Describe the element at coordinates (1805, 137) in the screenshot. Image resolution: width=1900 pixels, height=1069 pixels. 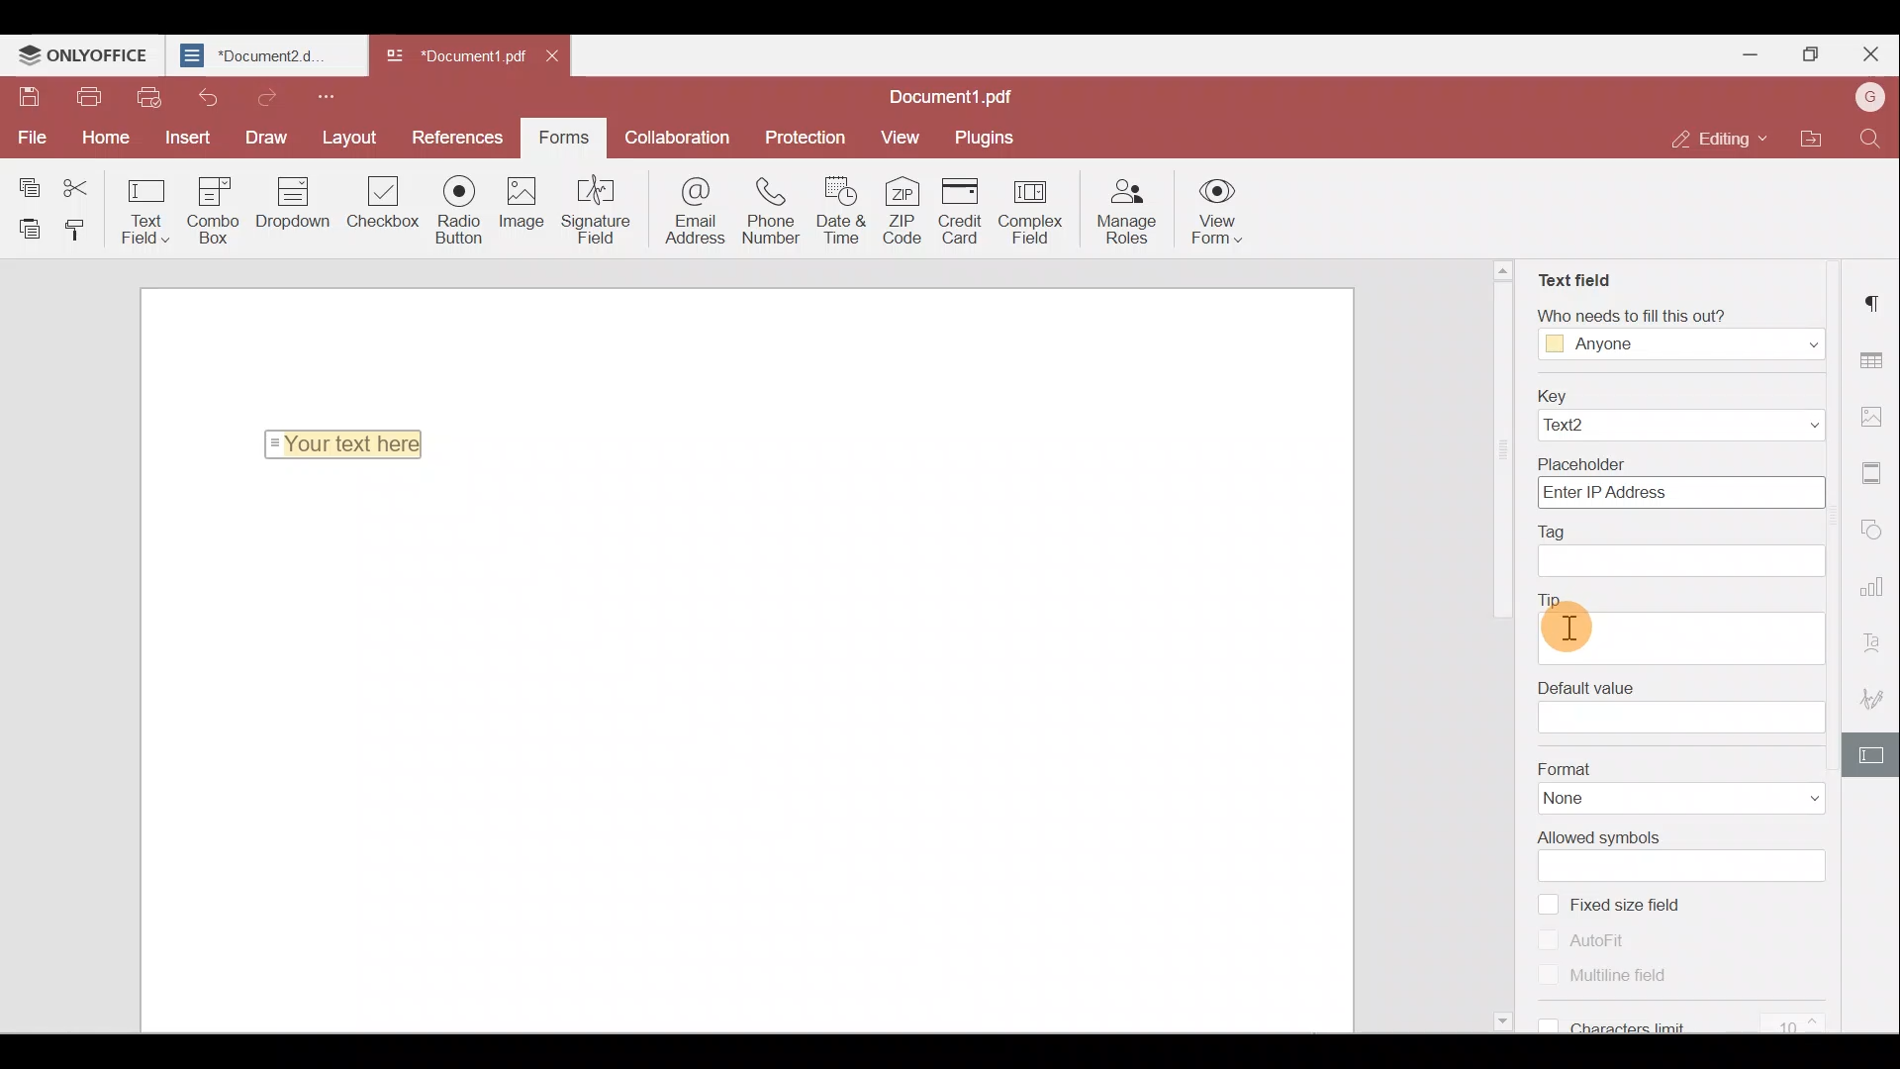
I see `Open file location` at that location.